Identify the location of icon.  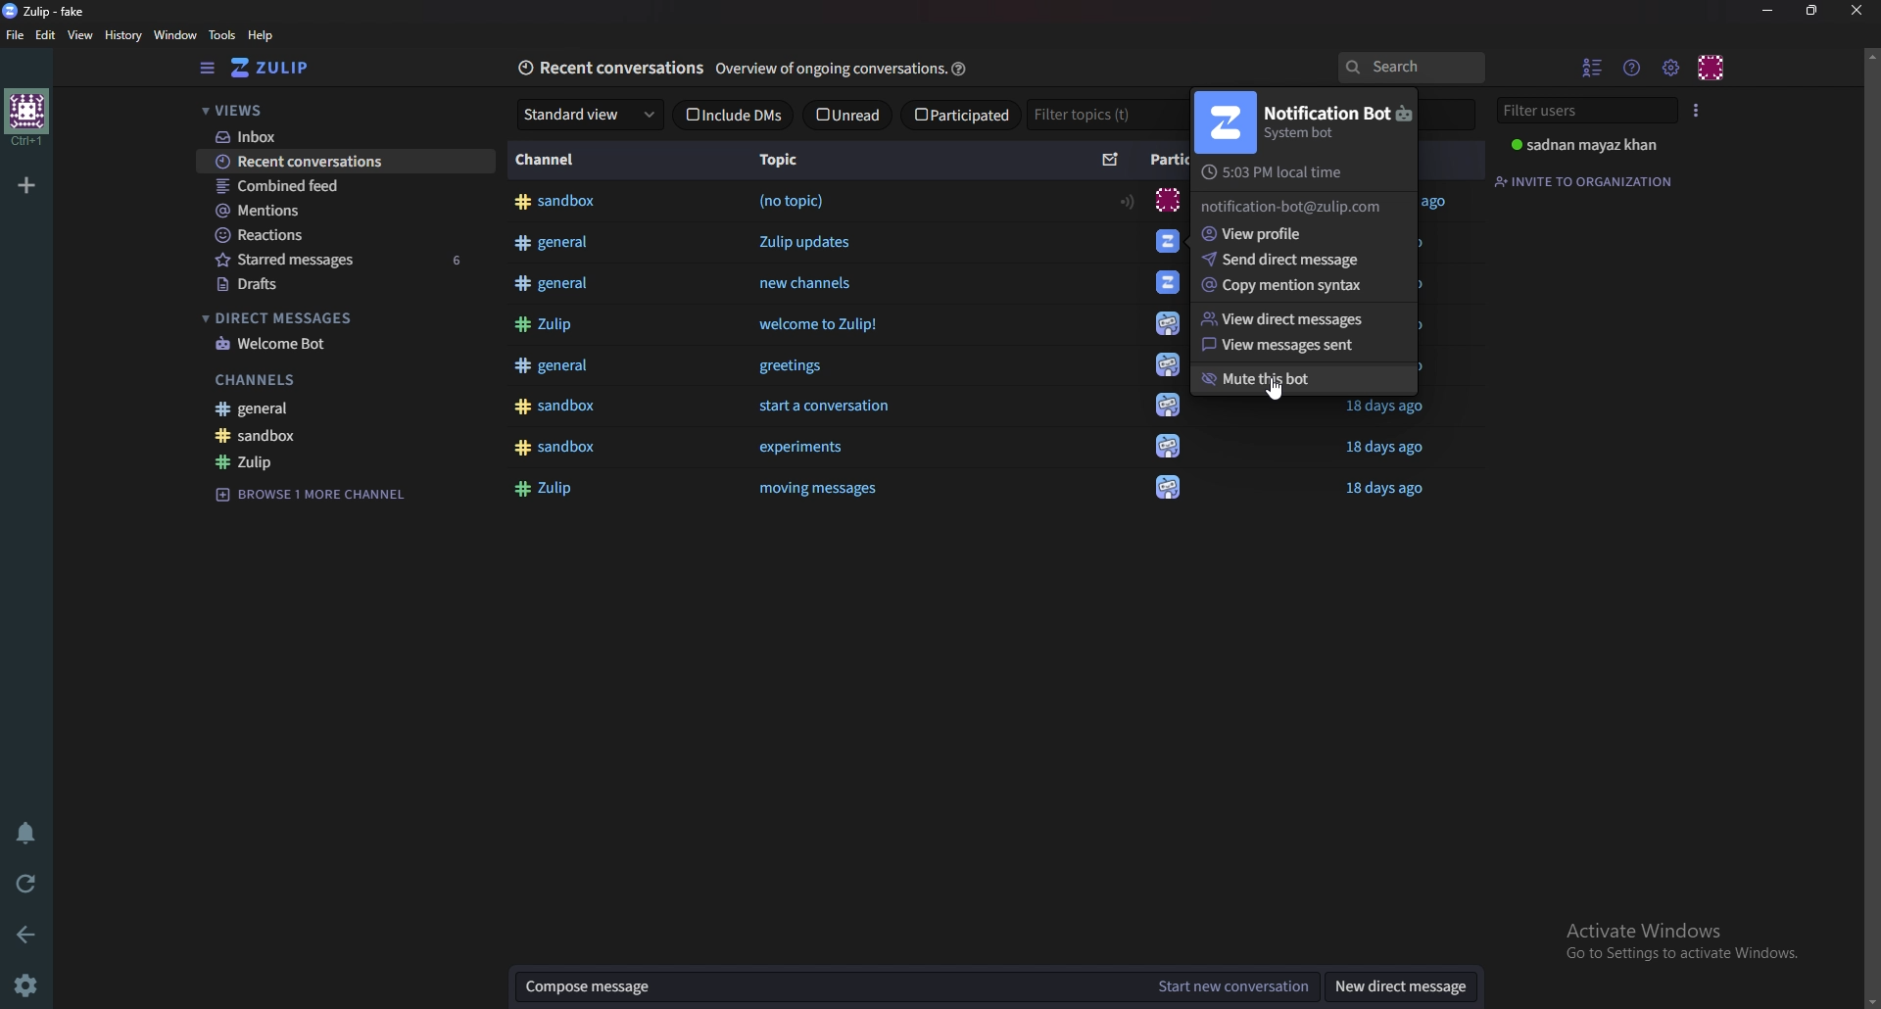
(1169, 365).